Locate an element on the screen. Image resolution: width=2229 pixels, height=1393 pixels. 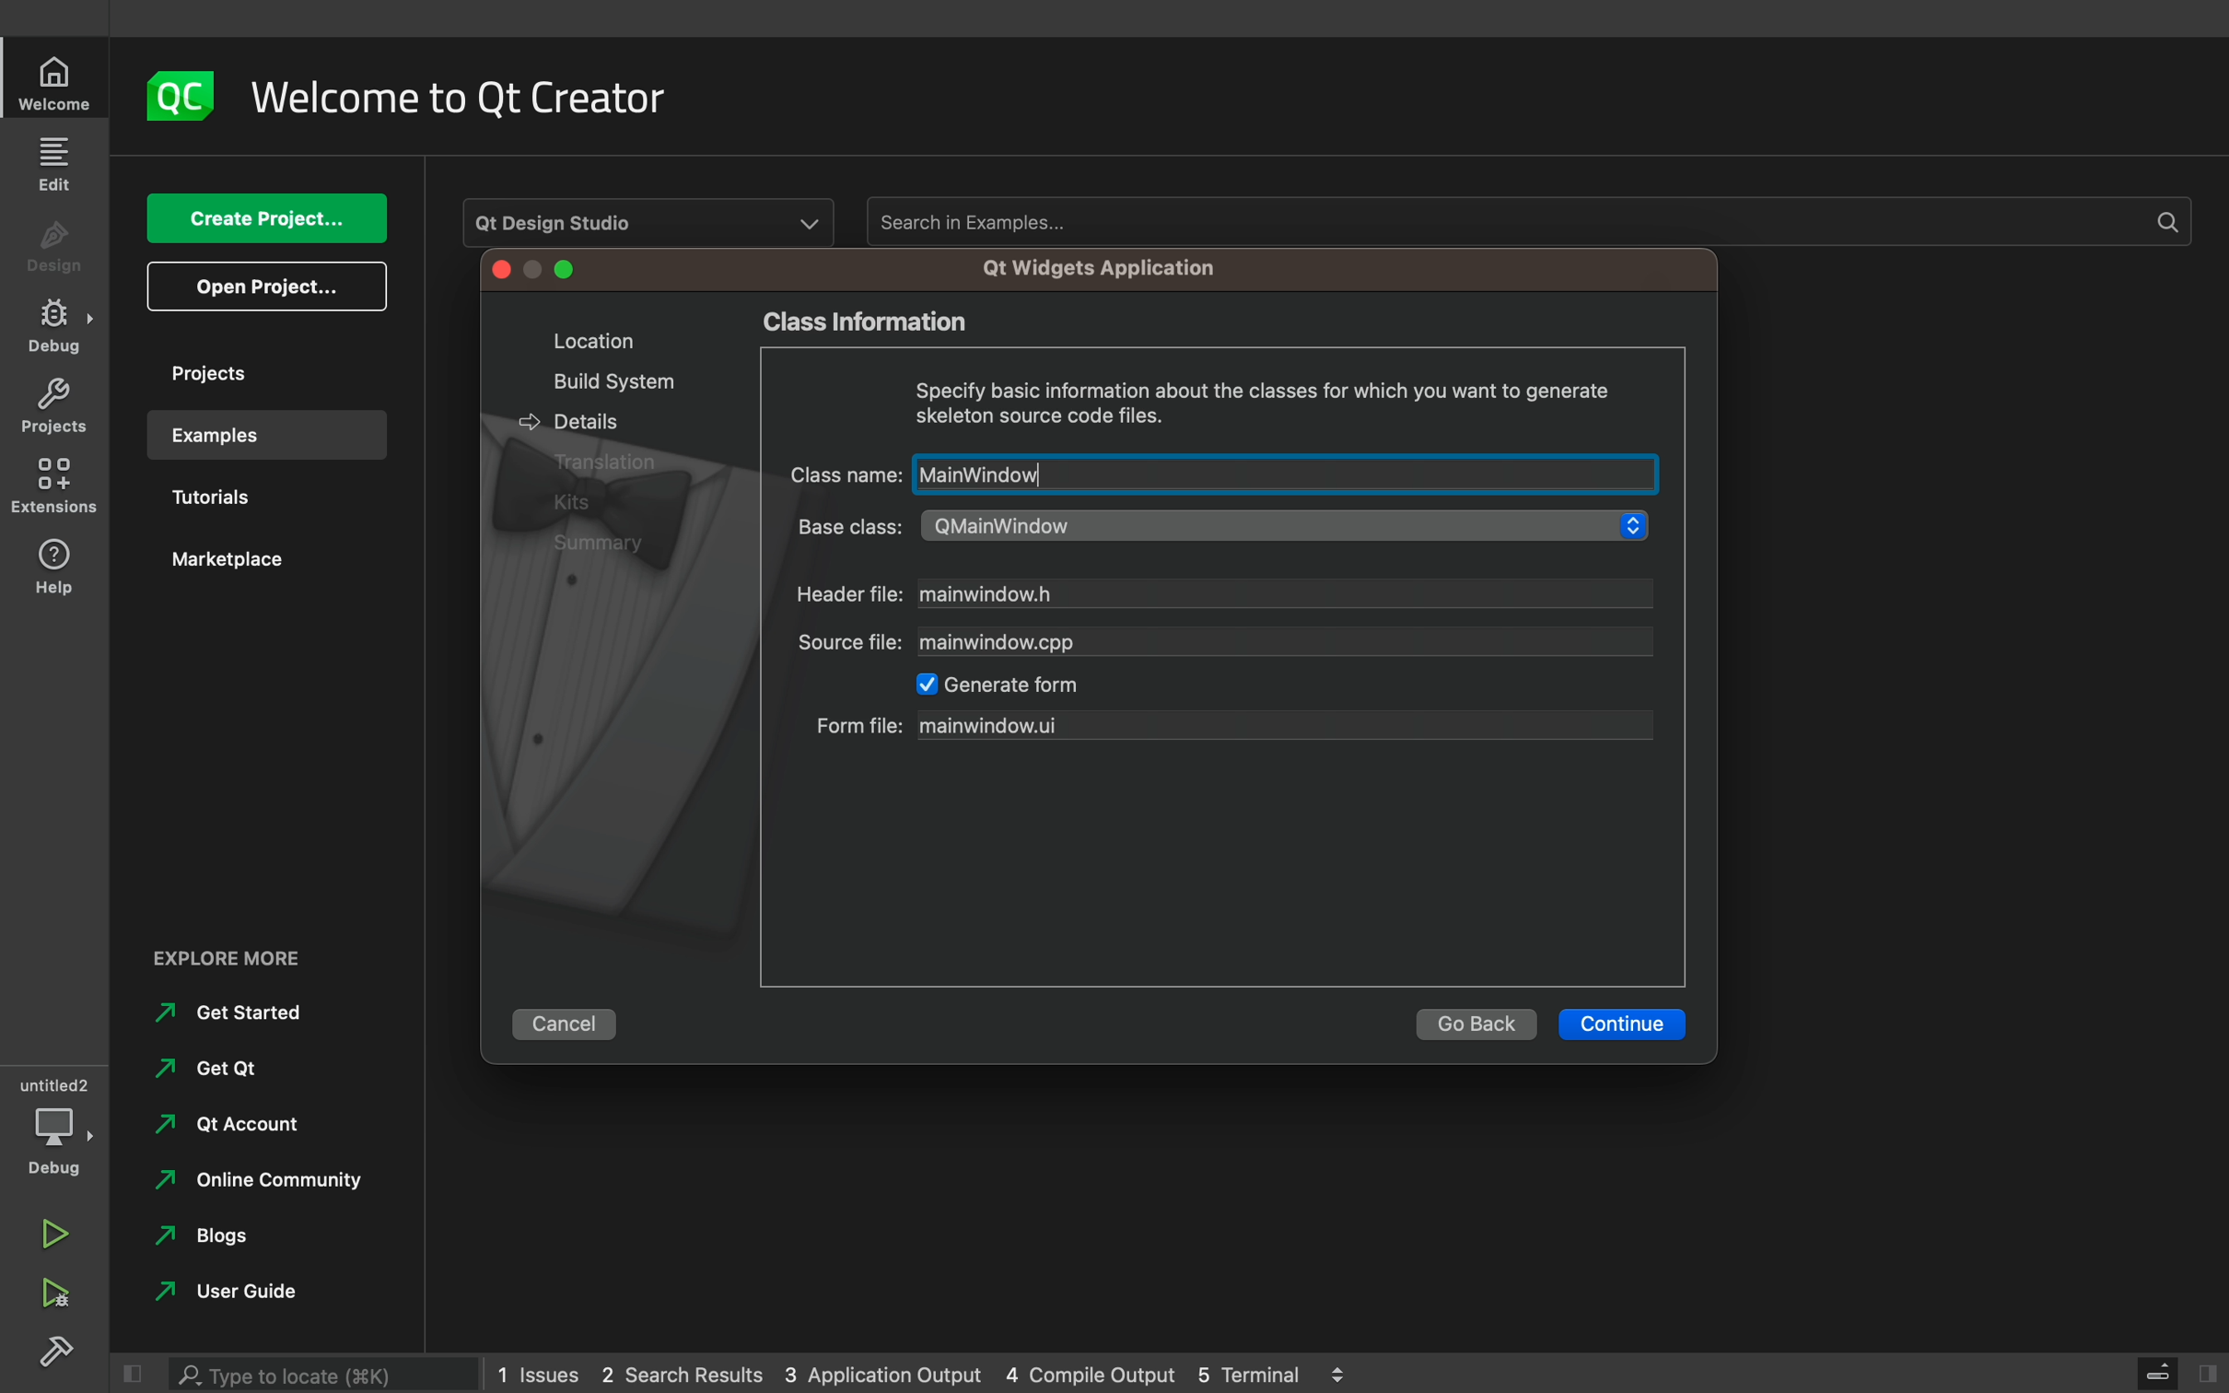
username is located at coordinates (221, 1296).